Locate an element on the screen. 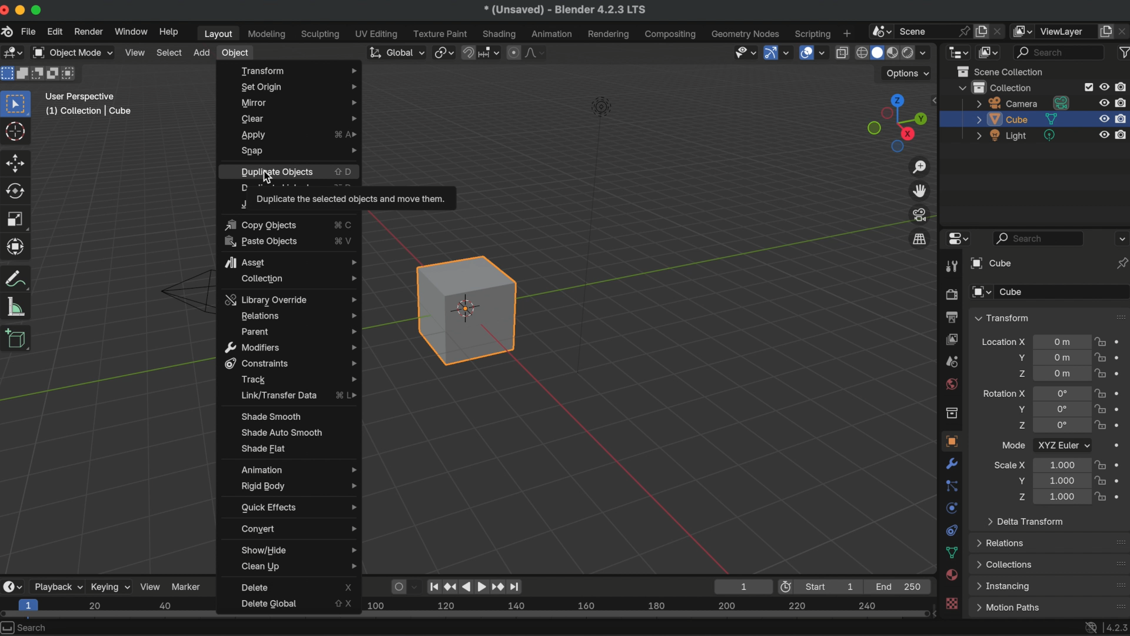 The height and width of the screenshot is (636, 1130). help is located at coordinates (168, 32).